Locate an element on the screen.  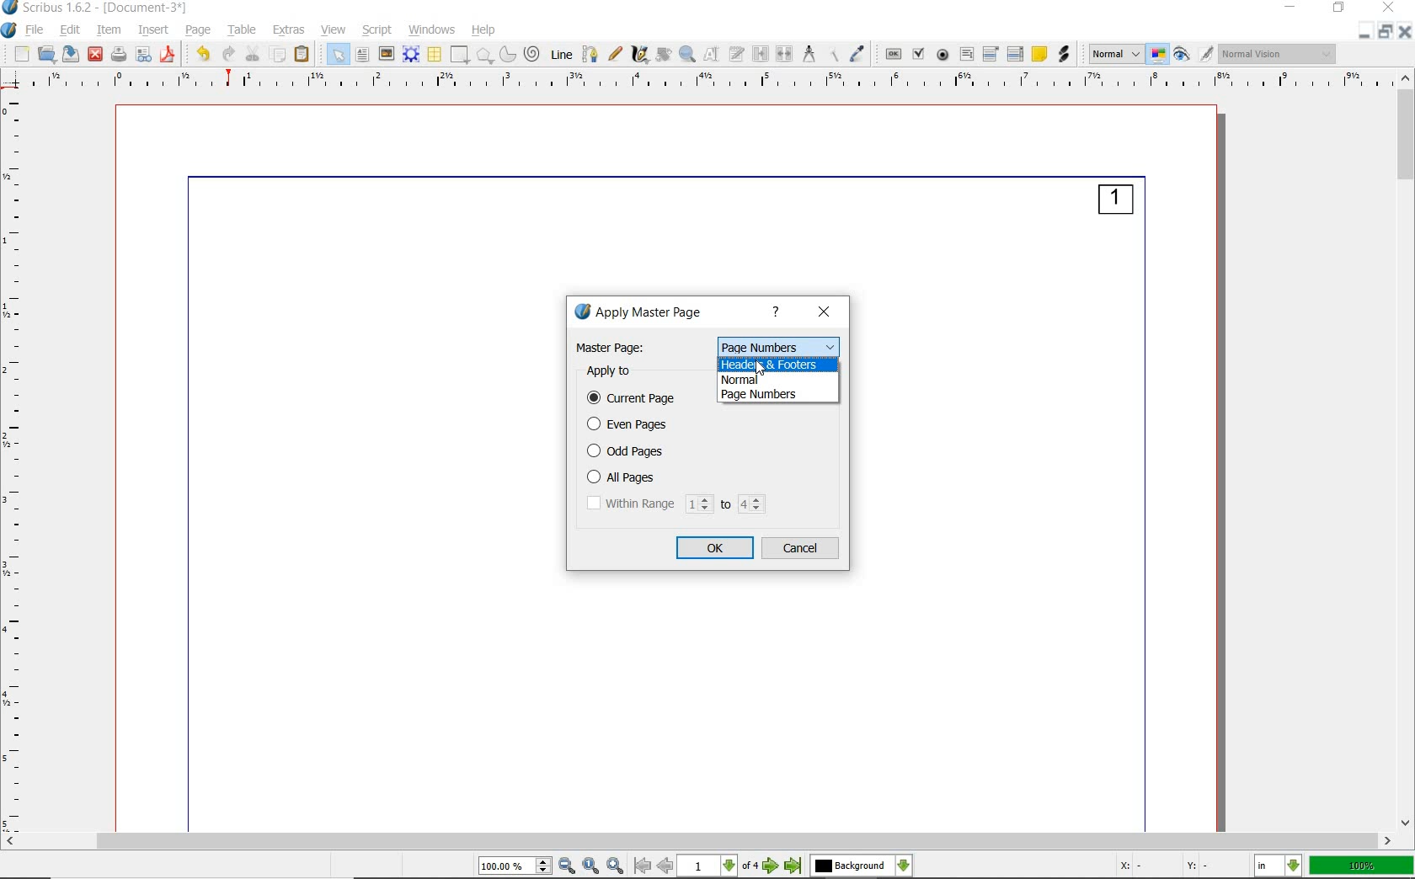
apply to is located at coordinates (612, 371).